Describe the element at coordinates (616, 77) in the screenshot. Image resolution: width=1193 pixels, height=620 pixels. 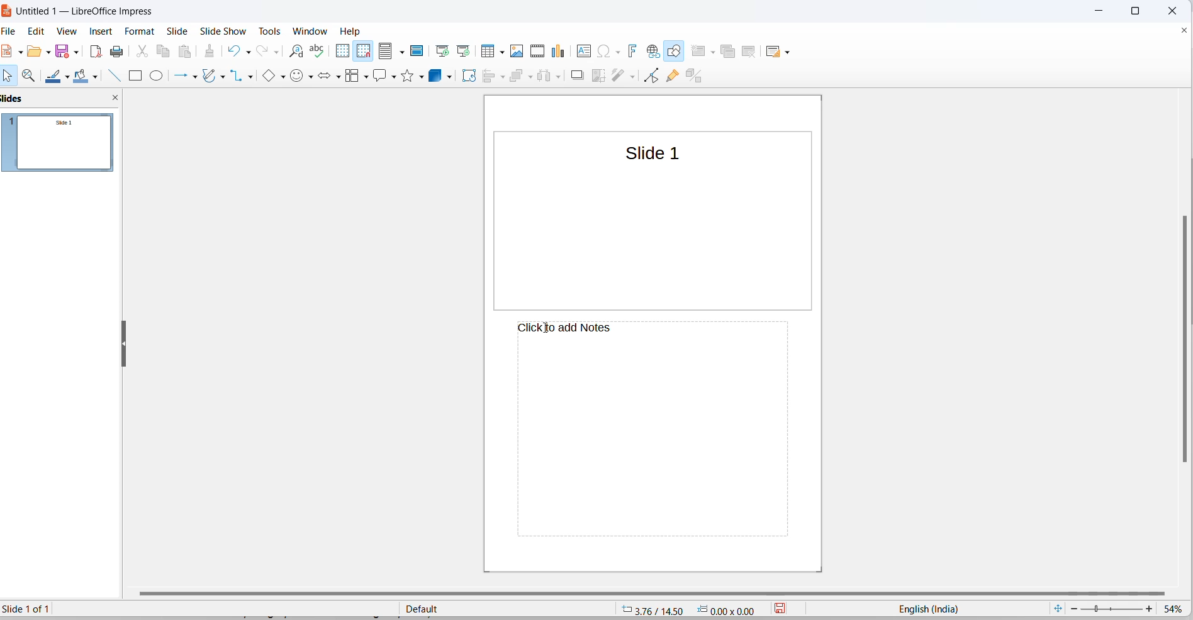
I see `filters` at that location.